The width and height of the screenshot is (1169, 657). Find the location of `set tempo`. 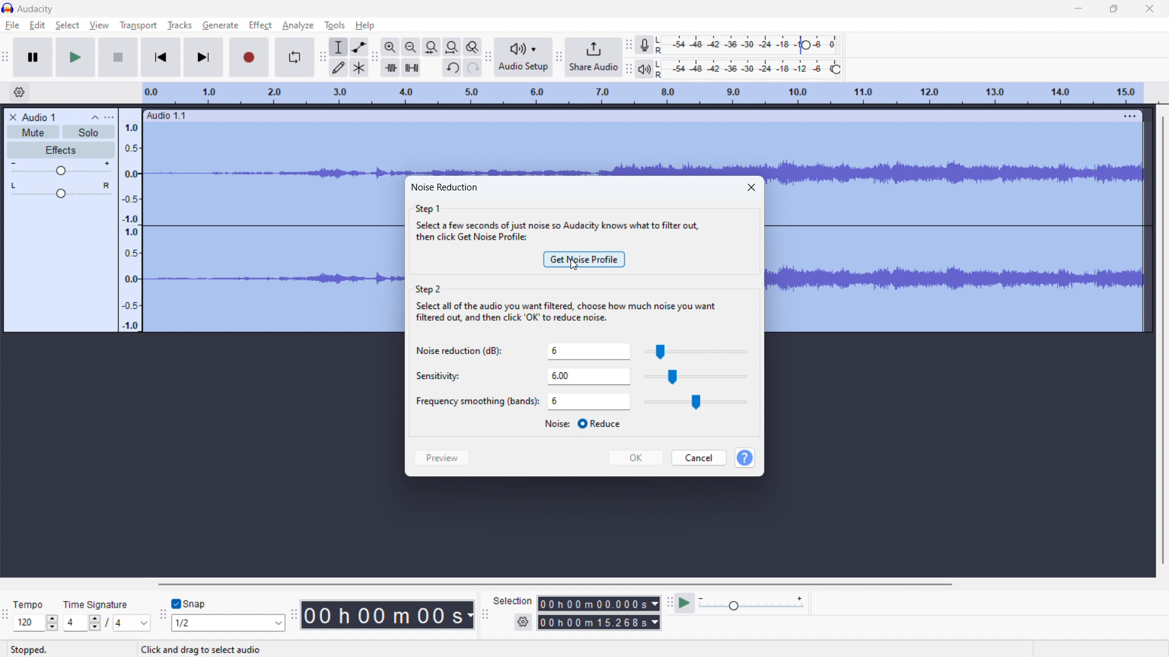

set tempo is located at coordinates (36, 614).